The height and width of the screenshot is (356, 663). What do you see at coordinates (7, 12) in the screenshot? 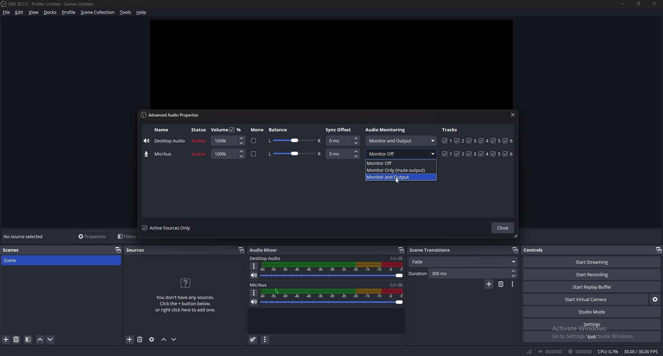
I see `file` at bounding box center [7, 12].